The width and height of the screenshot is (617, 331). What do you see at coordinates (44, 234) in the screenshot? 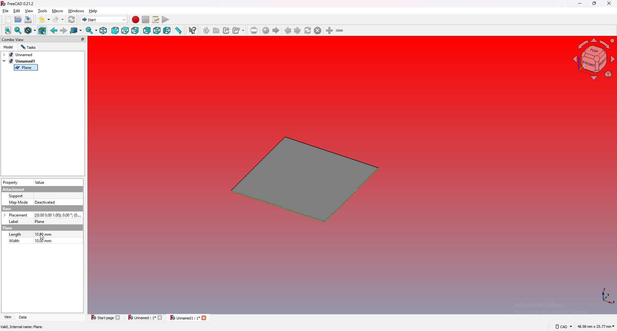
I see `10.00 mm` at bounding box center [44, 234].